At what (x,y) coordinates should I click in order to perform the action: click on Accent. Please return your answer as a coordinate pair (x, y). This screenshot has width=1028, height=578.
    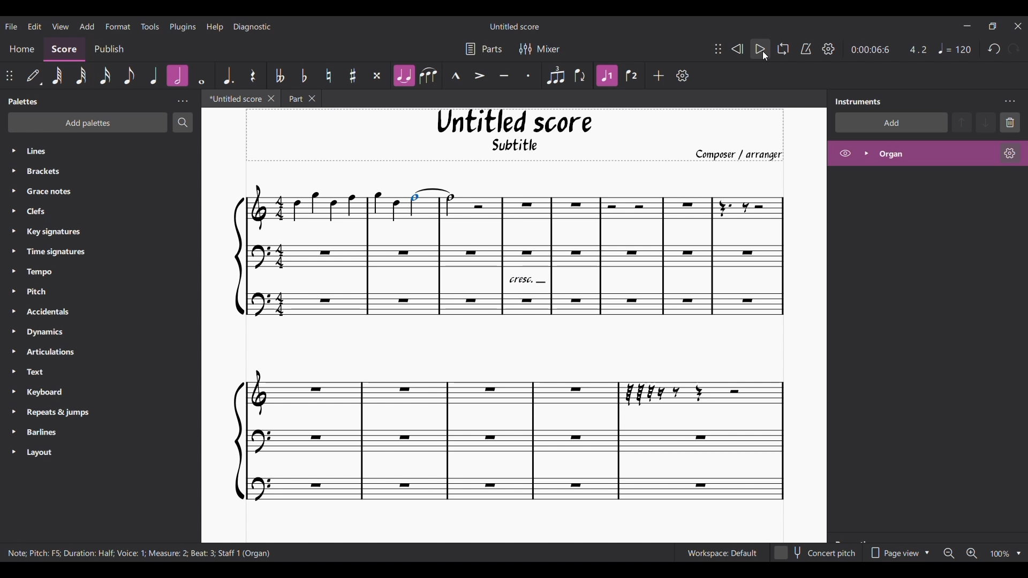
    Looking at the image, I should click on (479, 76).